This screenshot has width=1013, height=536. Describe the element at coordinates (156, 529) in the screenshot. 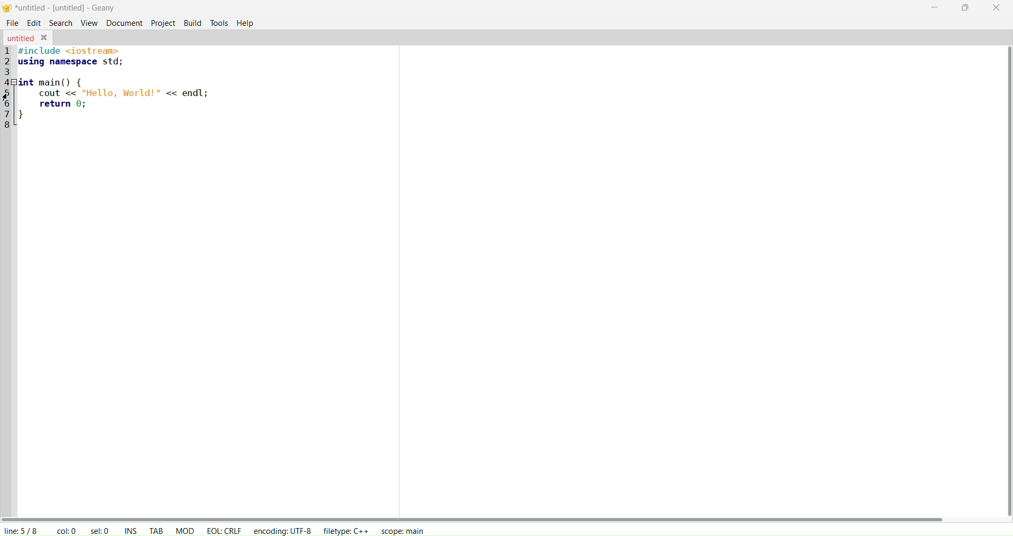

I see `tab` at that location.